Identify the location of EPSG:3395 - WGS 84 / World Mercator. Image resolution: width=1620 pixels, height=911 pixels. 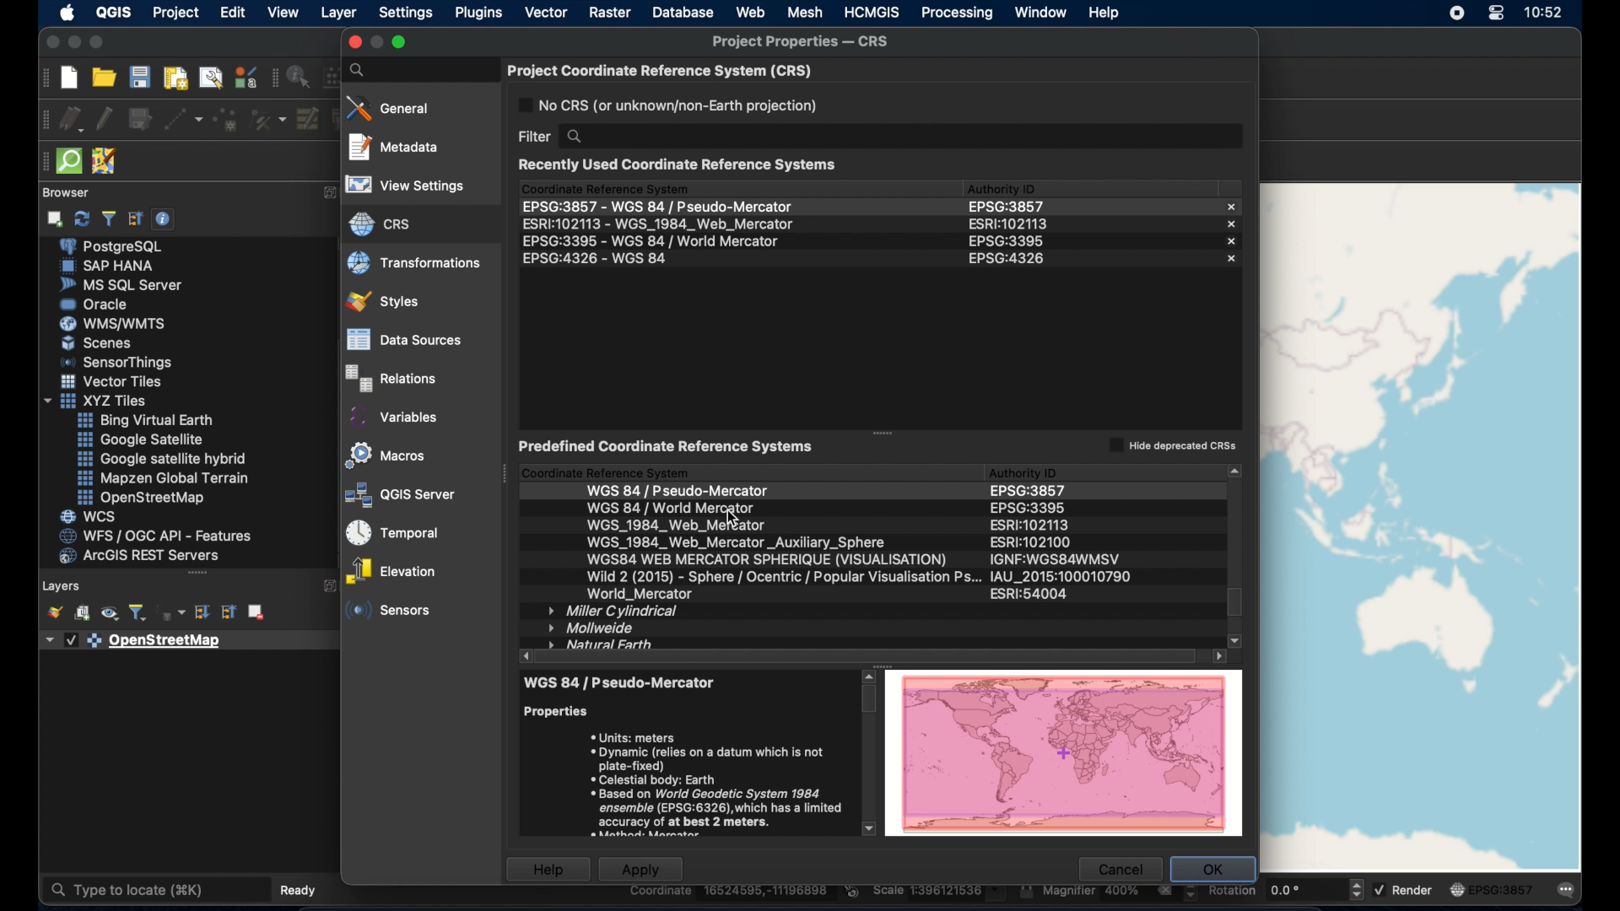
(651, 240).